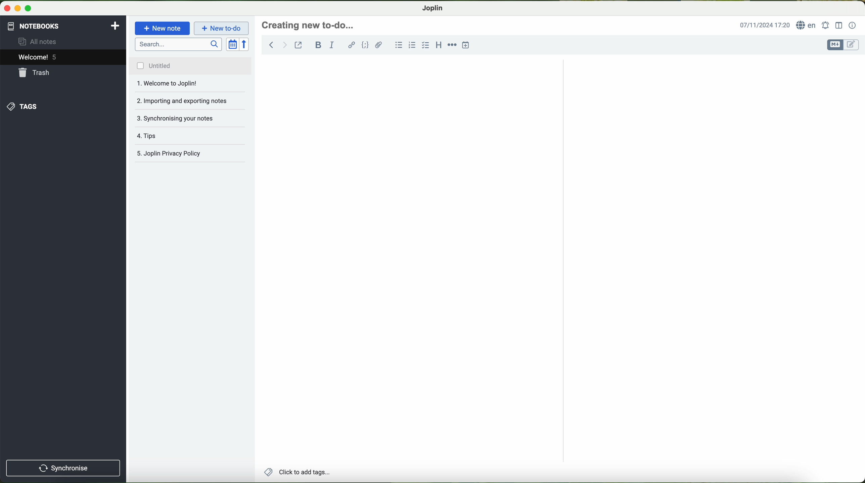  Describe the element at coordinates (398, 45) in the screenshot. I see `bulleted list` at that location.